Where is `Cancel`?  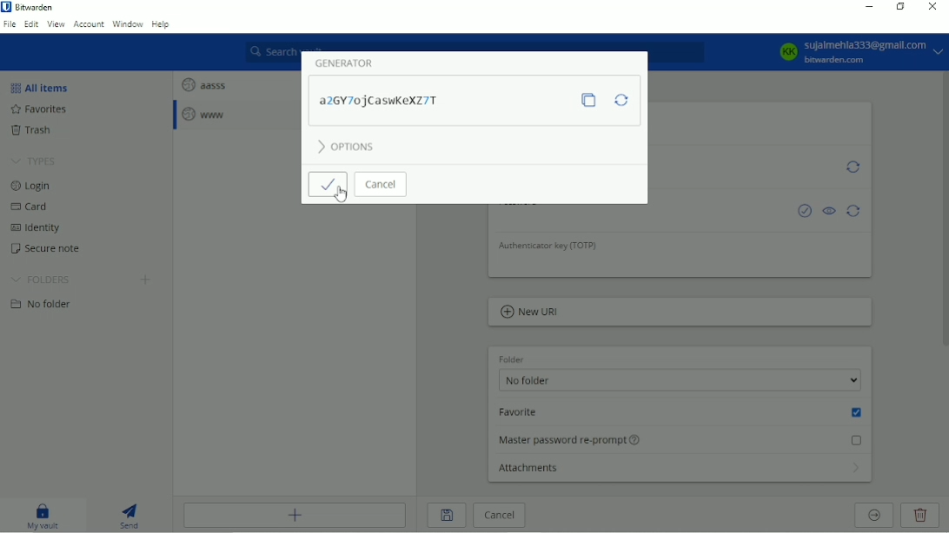 Cancel is located at coordinates (382, 184).